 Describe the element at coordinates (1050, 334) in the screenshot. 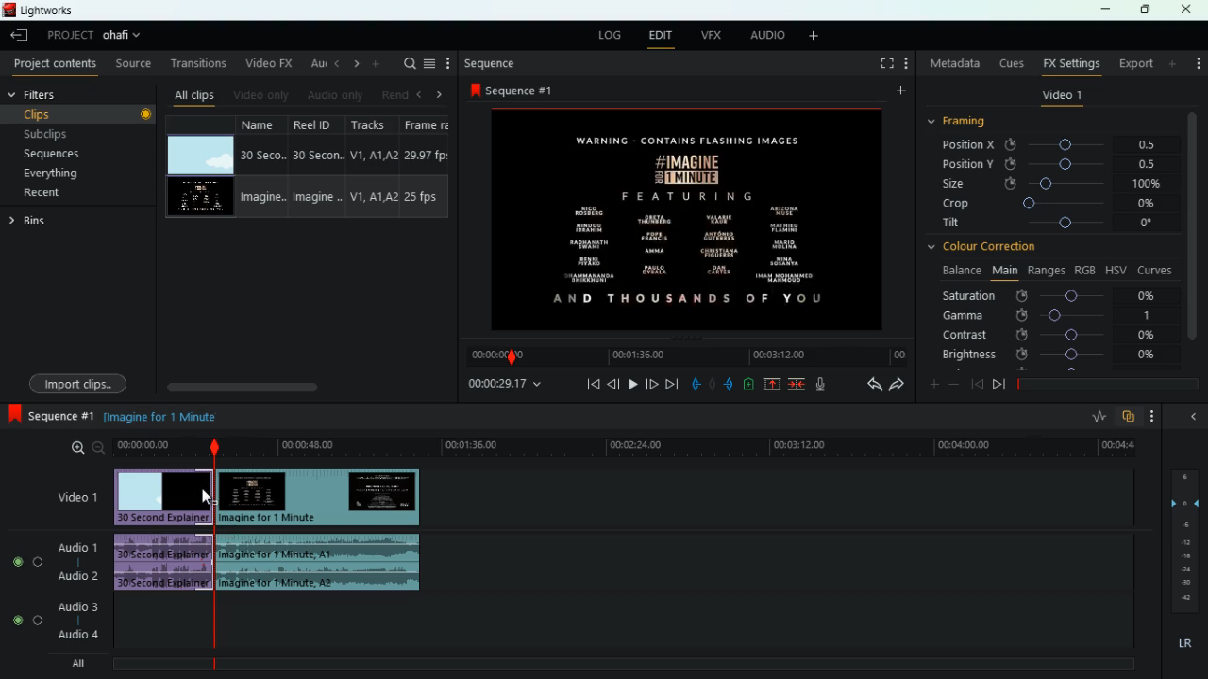

I see `contrast` at that location.